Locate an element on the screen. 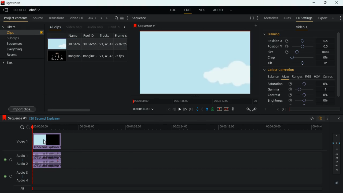 The height and width of the screenshot is (193, 343). transitions is located at coordinates (55, 18).